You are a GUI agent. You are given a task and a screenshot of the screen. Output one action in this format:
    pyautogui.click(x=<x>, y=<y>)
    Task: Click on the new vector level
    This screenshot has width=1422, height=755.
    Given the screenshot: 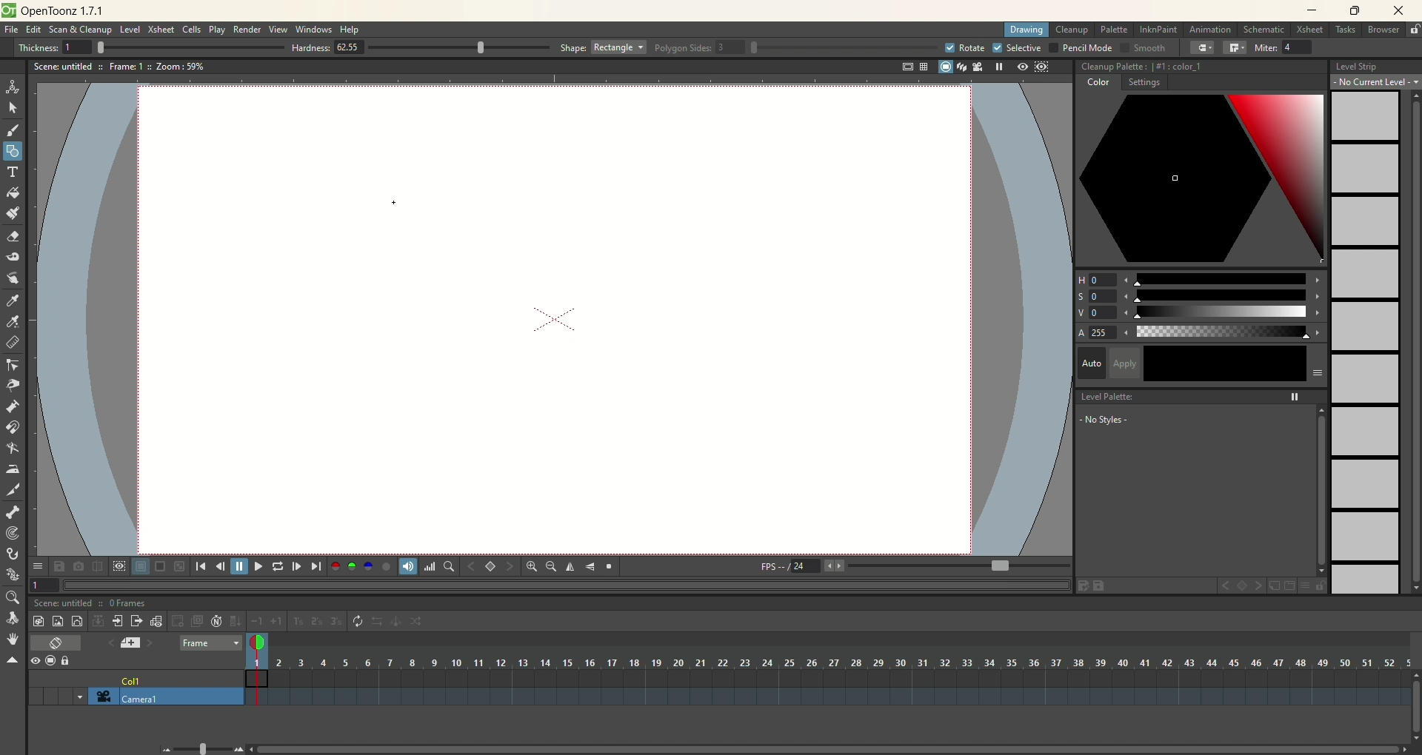 What is the action you would take?
    pyautogui.click(x=77, y=621)
    